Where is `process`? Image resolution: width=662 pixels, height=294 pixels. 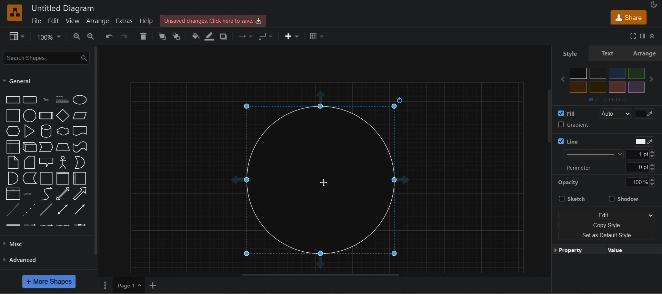
process is located at coordinates (47, 116).